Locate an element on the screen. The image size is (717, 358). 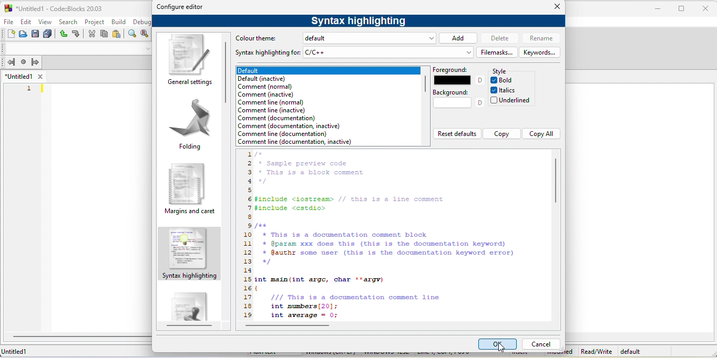
comment documentation is located at coordinates (278, 118).